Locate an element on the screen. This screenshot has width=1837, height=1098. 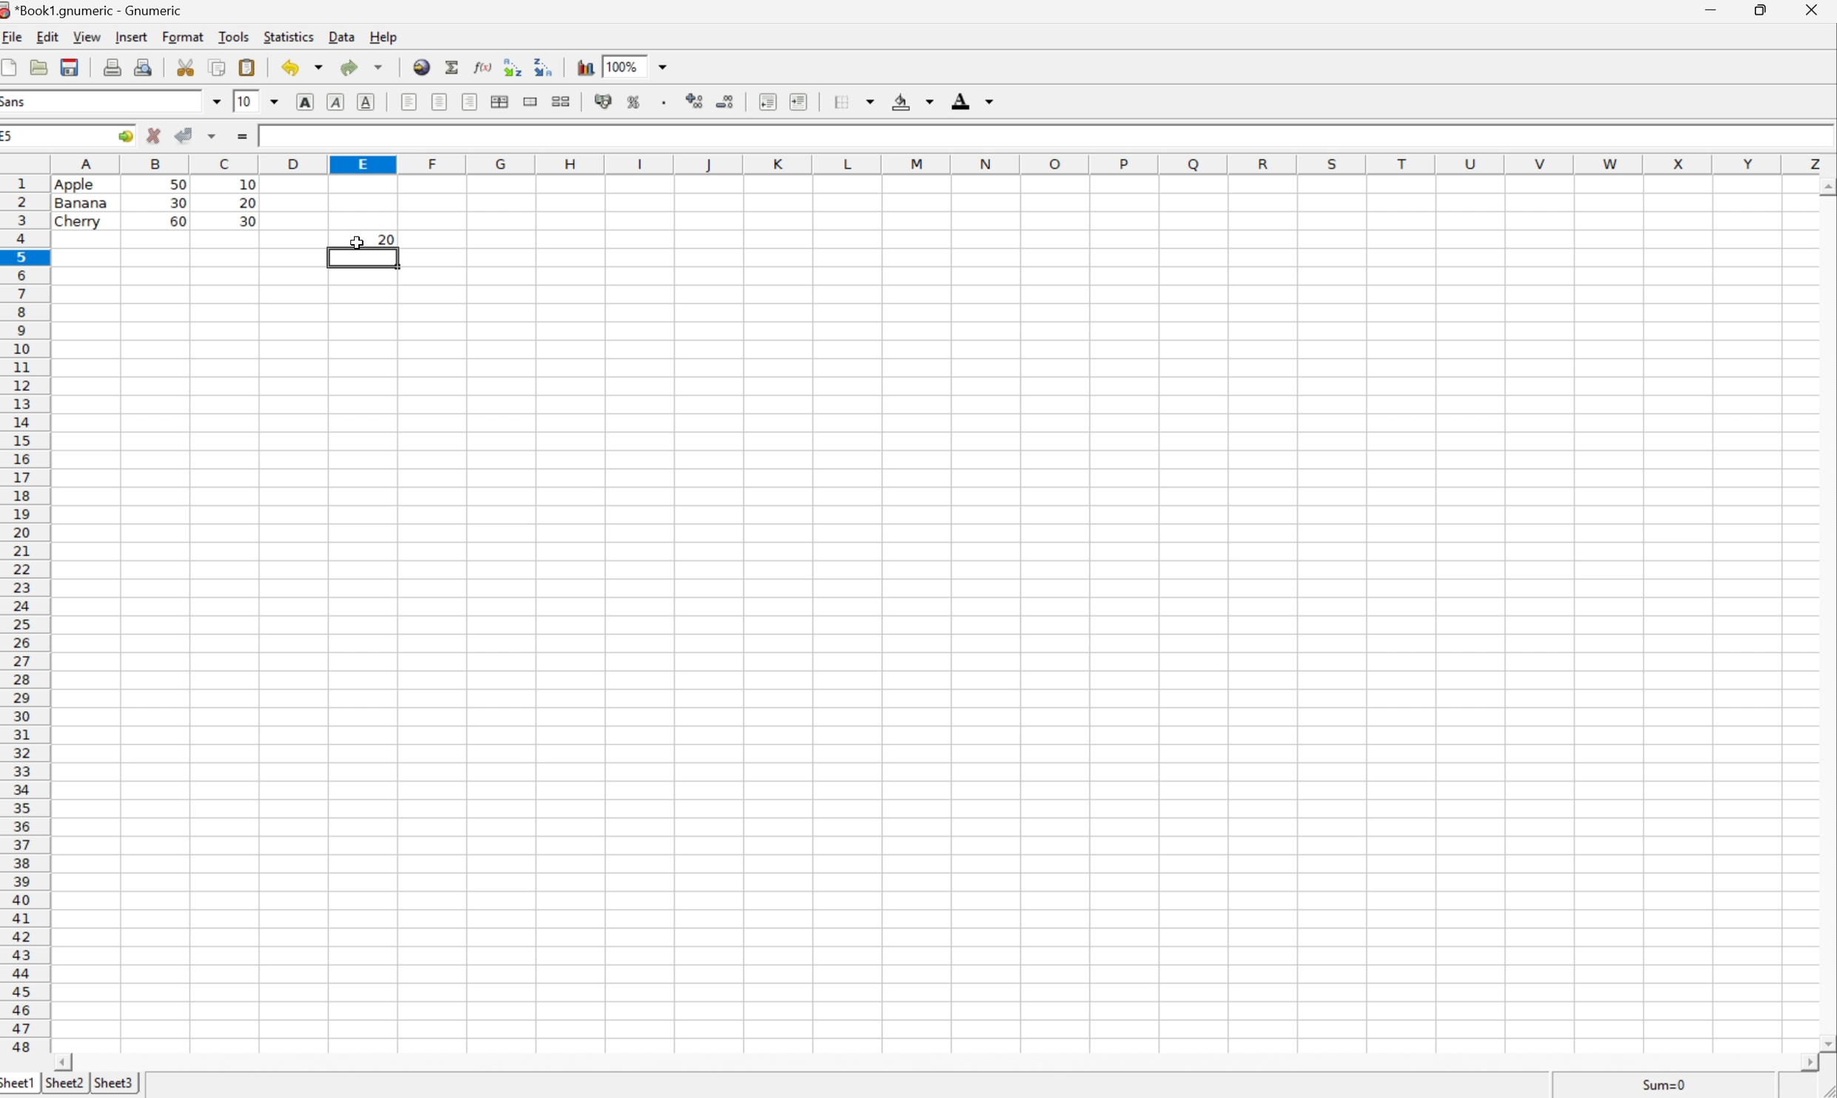
go to is located at coordinates (125, 135).